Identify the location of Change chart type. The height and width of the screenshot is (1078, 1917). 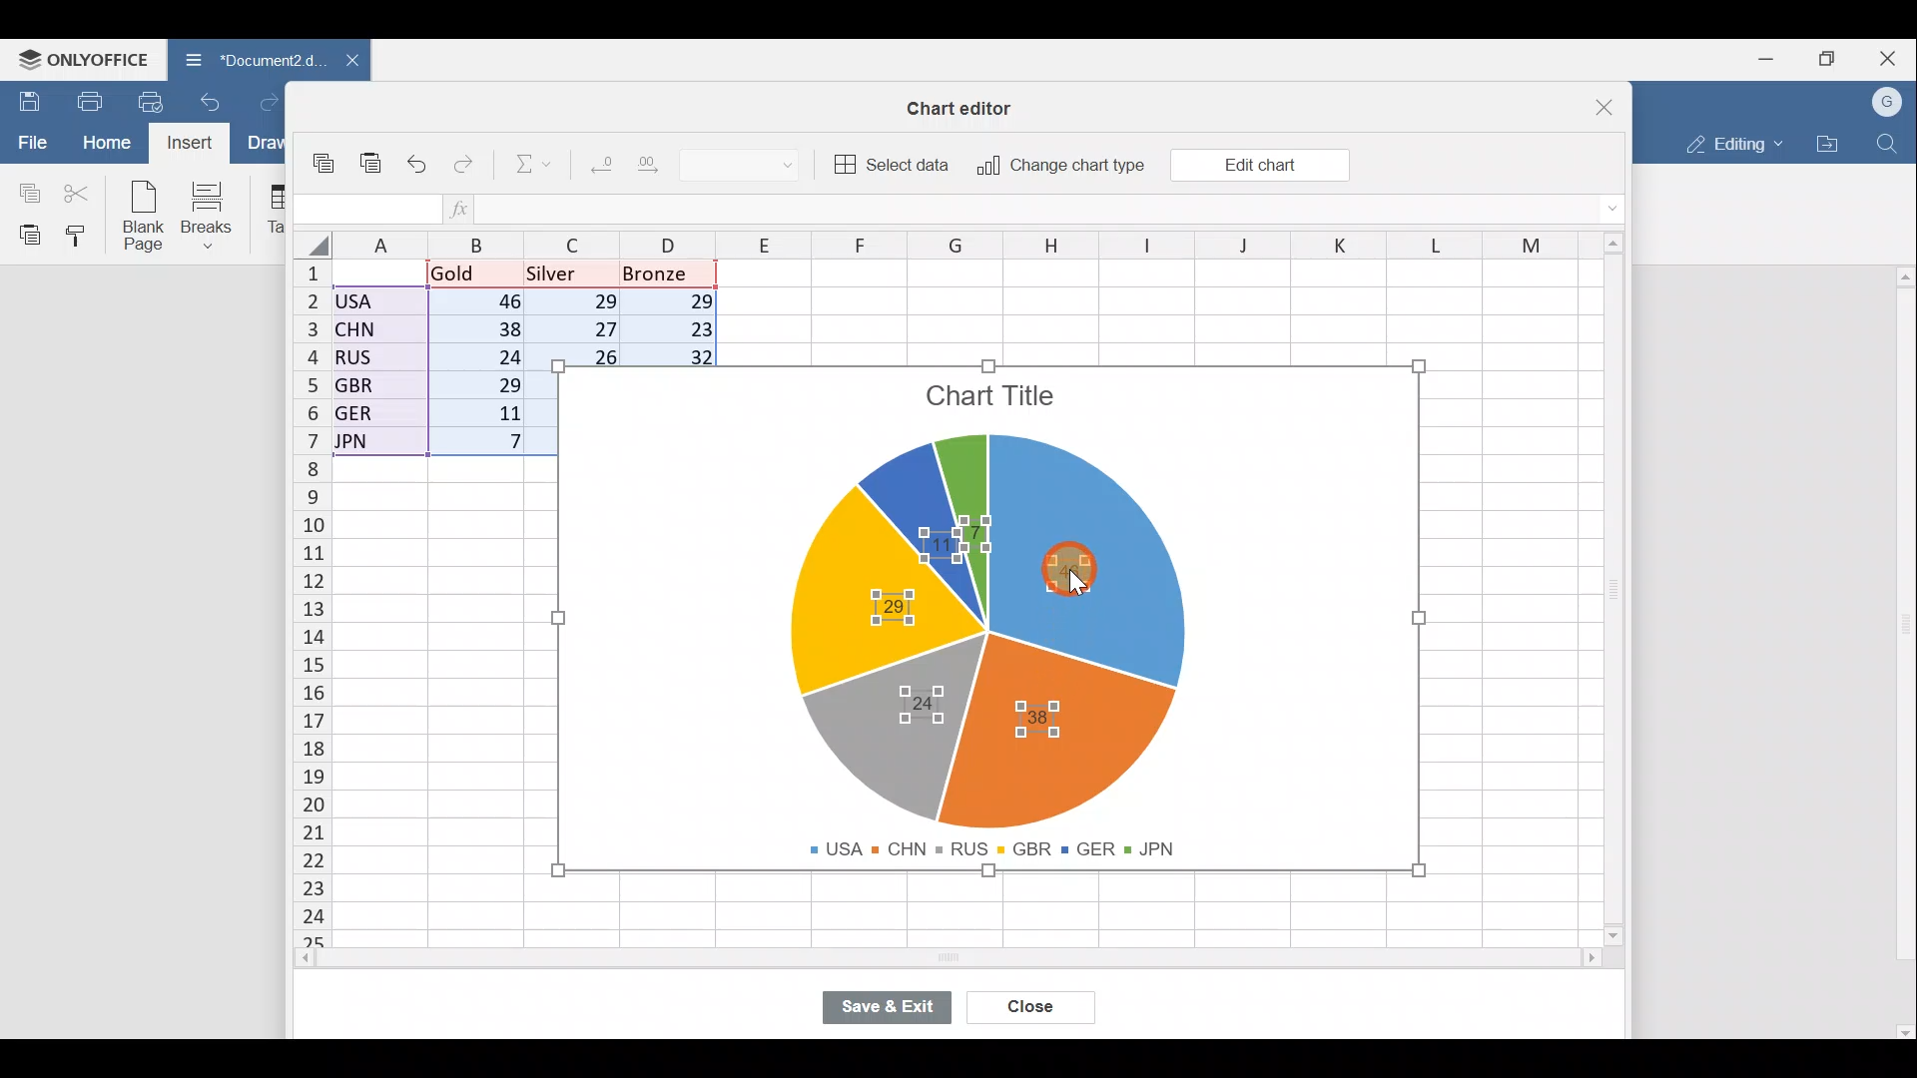
(1054, 167).